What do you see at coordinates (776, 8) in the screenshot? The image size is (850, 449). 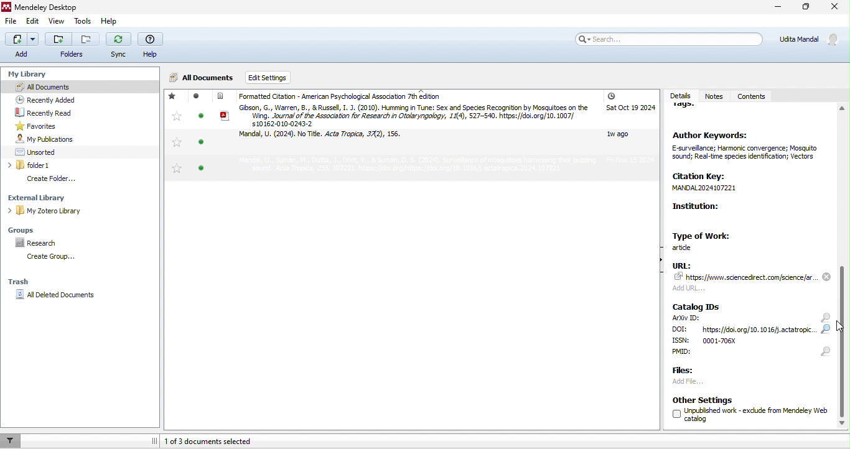 I see `minimize` at bounding box center [776, 8].